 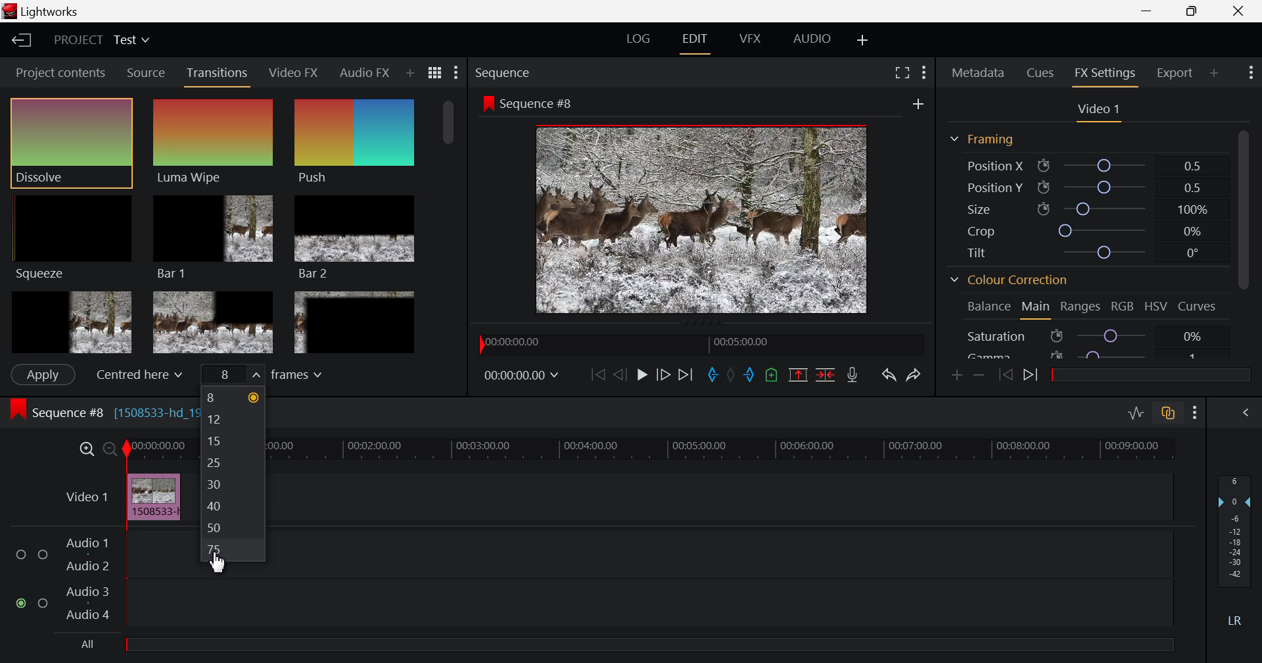 What do you see at coordinates (916, 104) in the screenshot?
I see `Add` at bounding box center [916, 104].